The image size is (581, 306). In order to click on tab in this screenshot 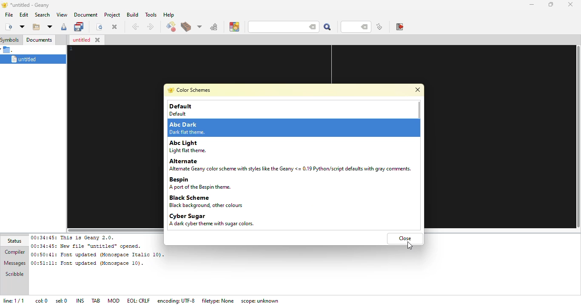, I will do `click(96, 300)`.